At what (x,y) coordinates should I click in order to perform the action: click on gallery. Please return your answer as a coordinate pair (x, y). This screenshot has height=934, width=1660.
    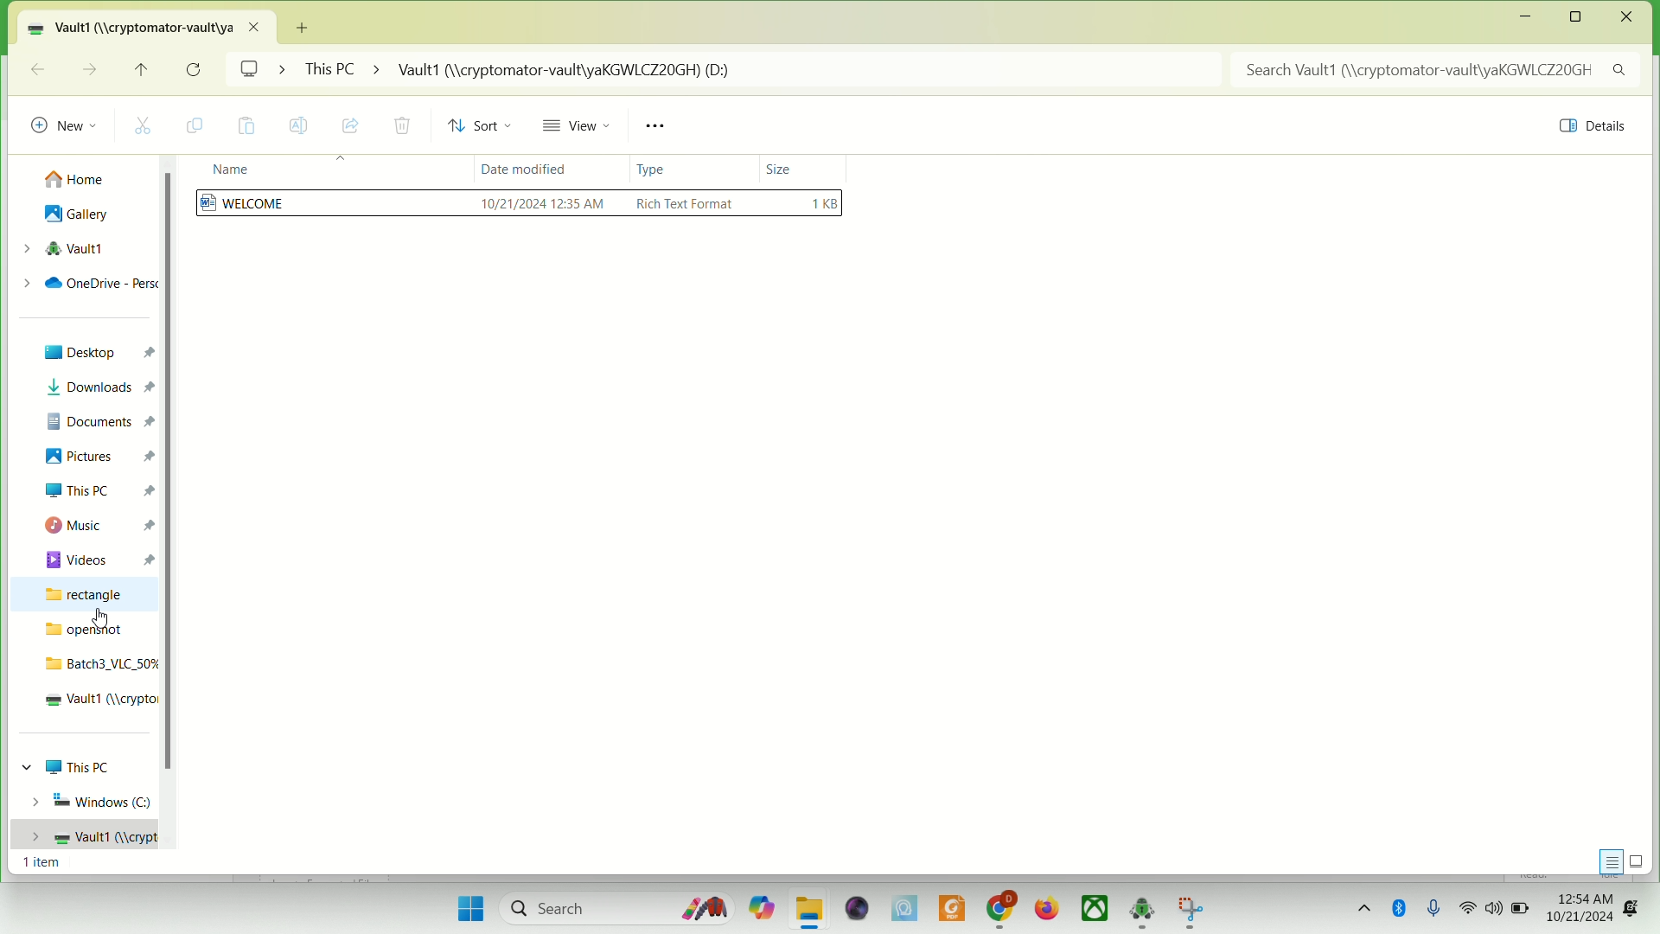
    Looking at the image, I should click on (77, 215).